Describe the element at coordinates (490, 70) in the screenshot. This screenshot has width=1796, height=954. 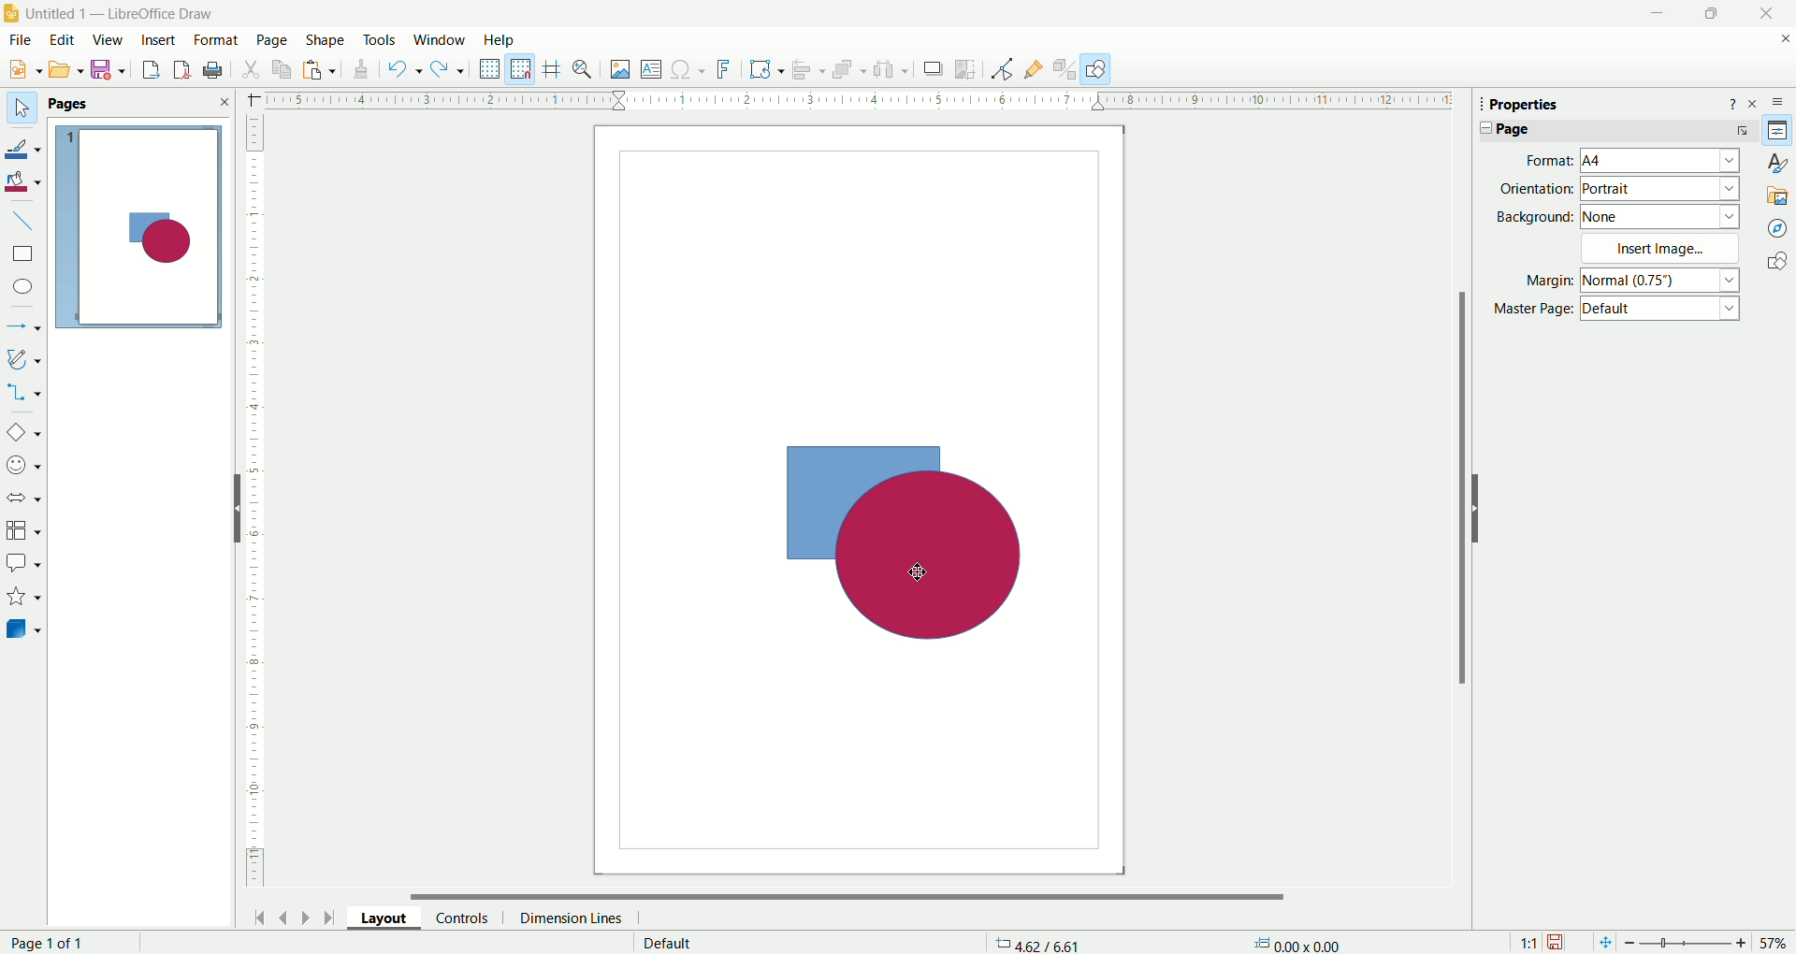
I see `display grid` at that location.